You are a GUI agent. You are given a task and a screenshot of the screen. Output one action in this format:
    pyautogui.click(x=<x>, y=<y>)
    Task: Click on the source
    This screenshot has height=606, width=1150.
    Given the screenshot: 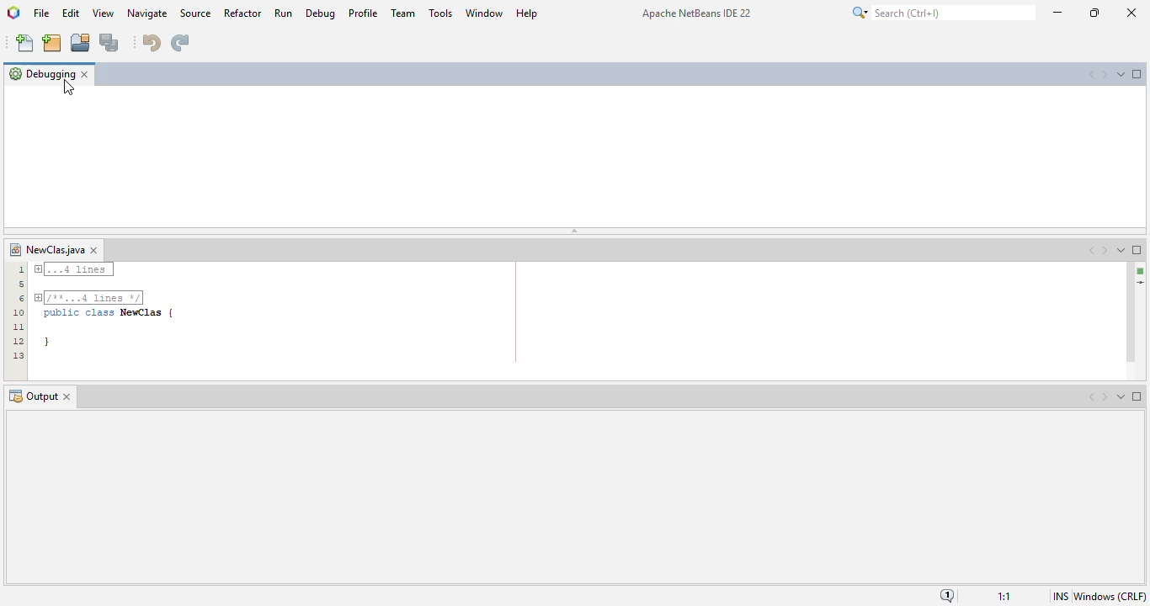 What is the action you would take?
    pyautogui.click(x=195, y=13)
    